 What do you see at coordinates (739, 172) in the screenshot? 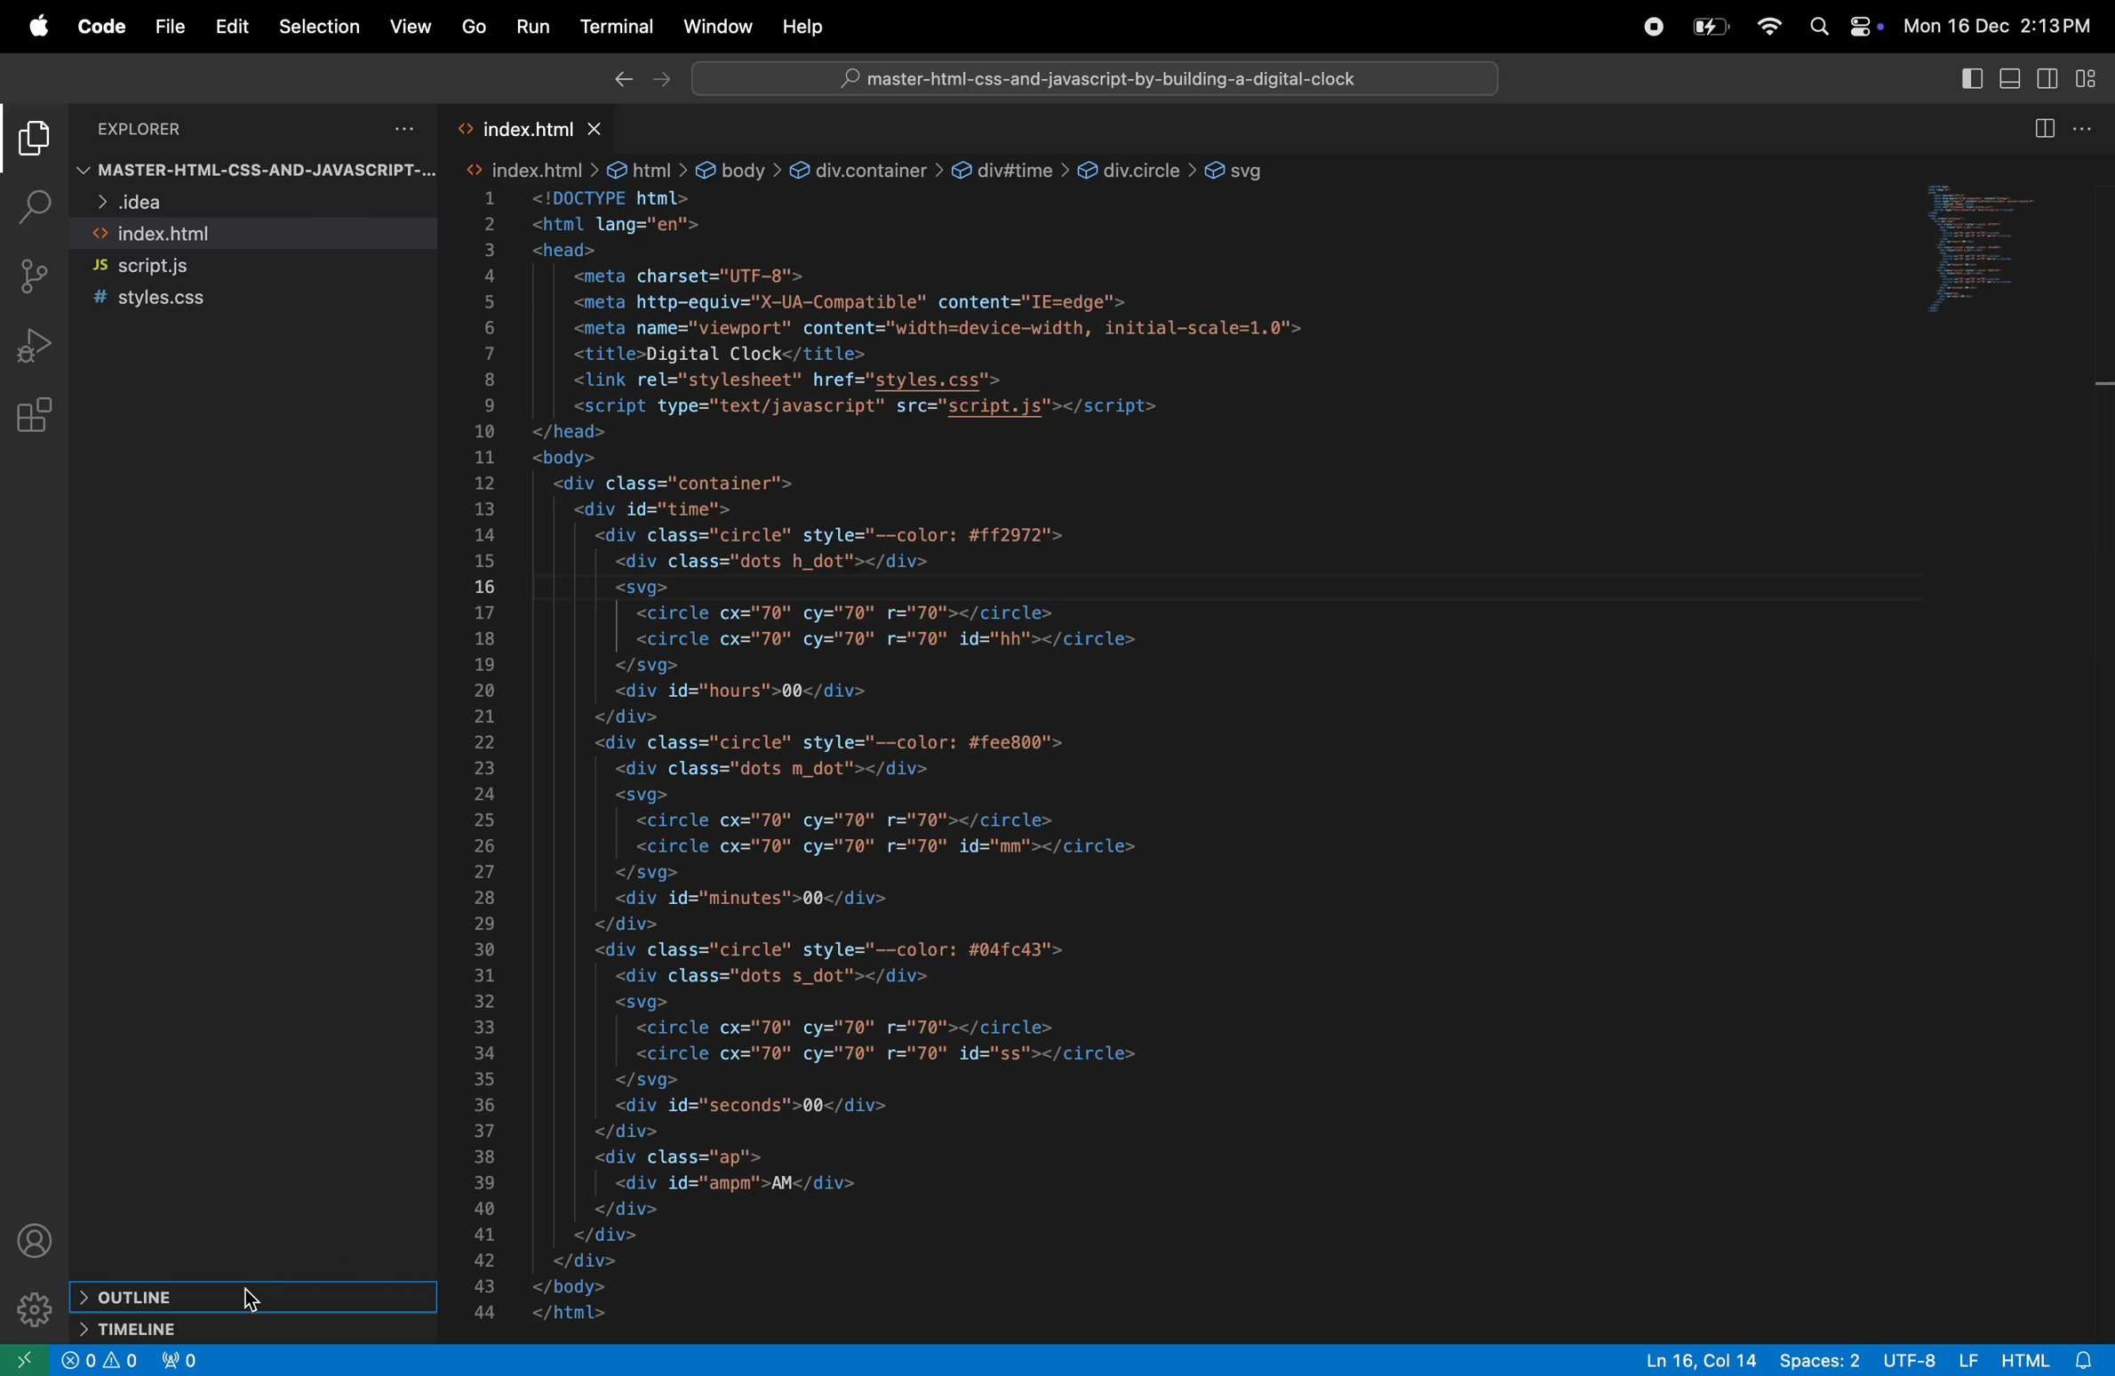
I see `body` at bounding box center [739, 172].